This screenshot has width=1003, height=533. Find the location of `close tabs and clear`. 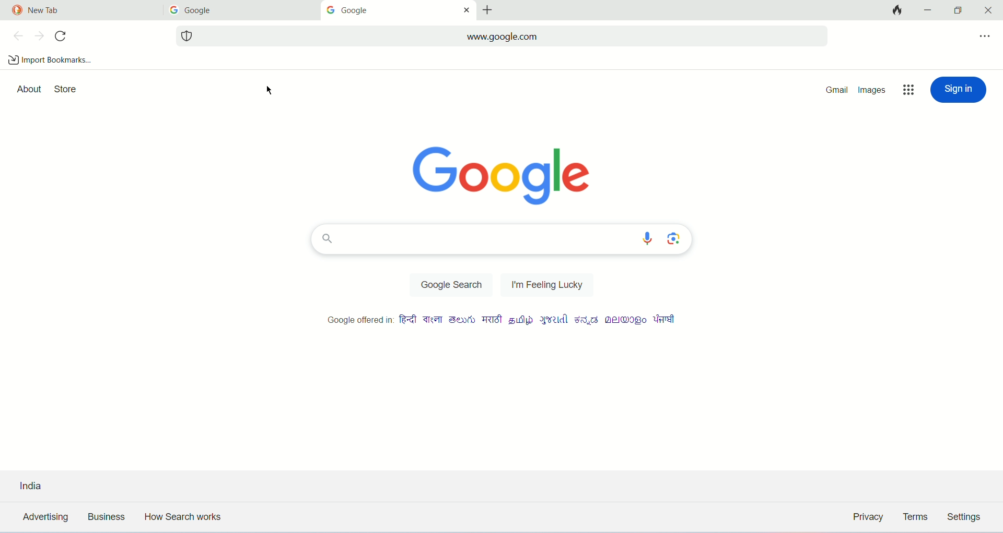

close tabs and clear is located at coordinates (899, 10).